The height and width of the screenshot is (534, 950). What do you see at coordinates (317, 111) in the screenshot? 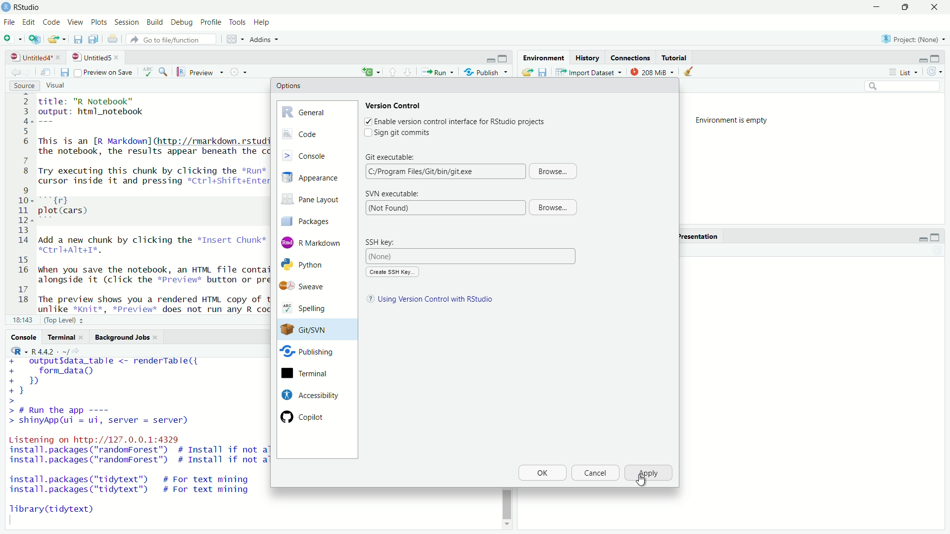
I see `General` at bounding box center [317, 111].